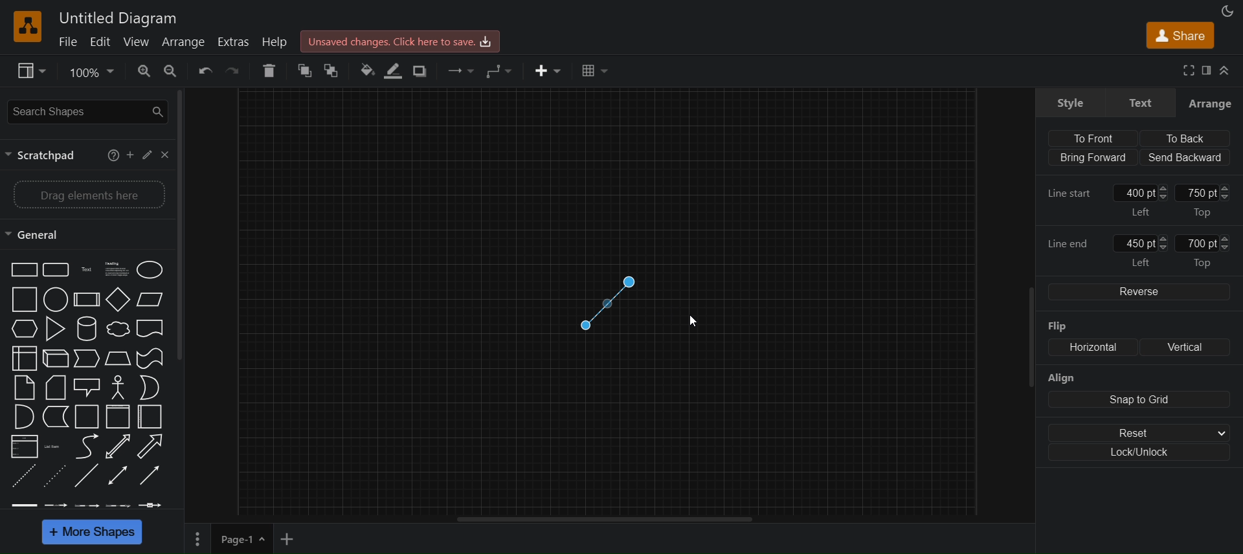 Image resolution: width=1243 pixels, height=554 pixels. Describe the element at coordinates (93, 533) in the screenshot. I see `more shapes` at that location.